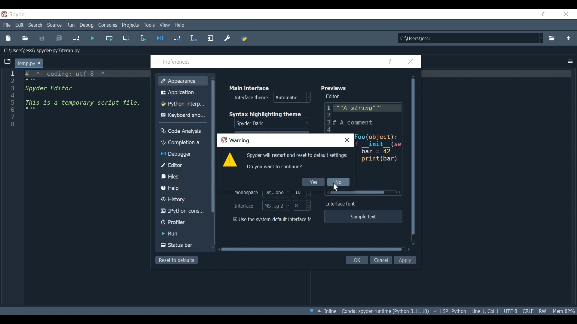 This screenshot has width=577, height=324. I want to click on Editor, so click(333, 97).